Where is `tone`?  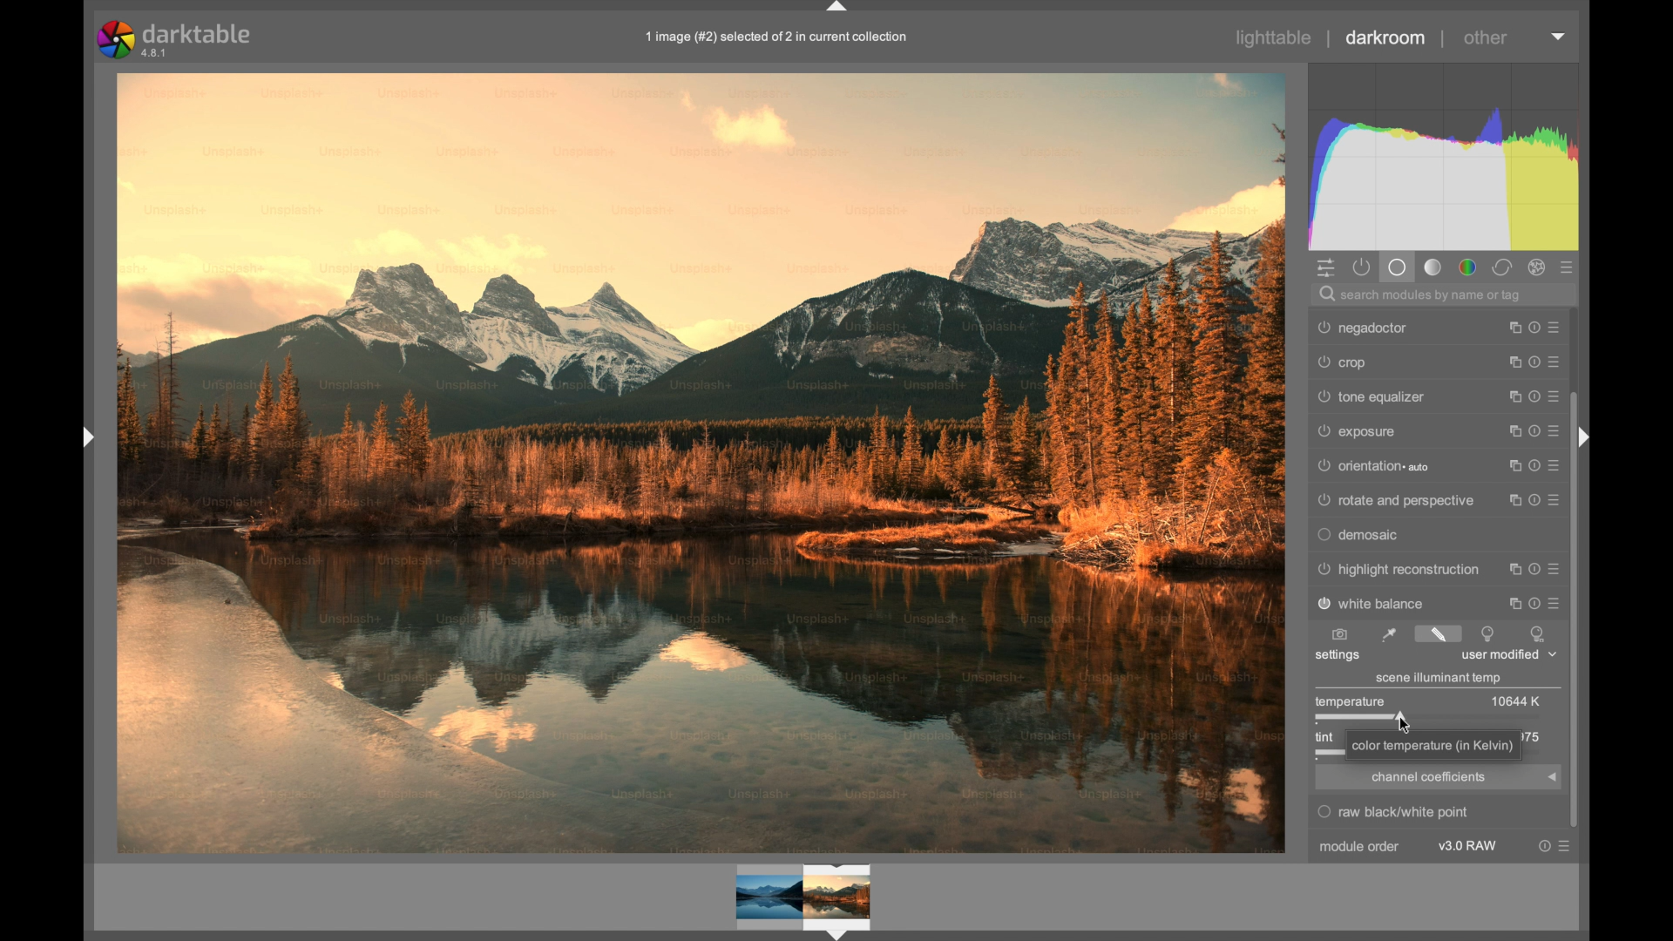 tone is located at coordinates (1433, 267).